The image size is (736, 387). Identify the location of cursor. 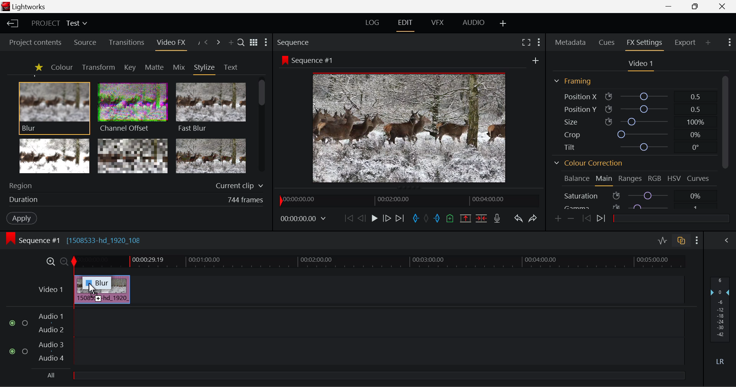
(92, 288).